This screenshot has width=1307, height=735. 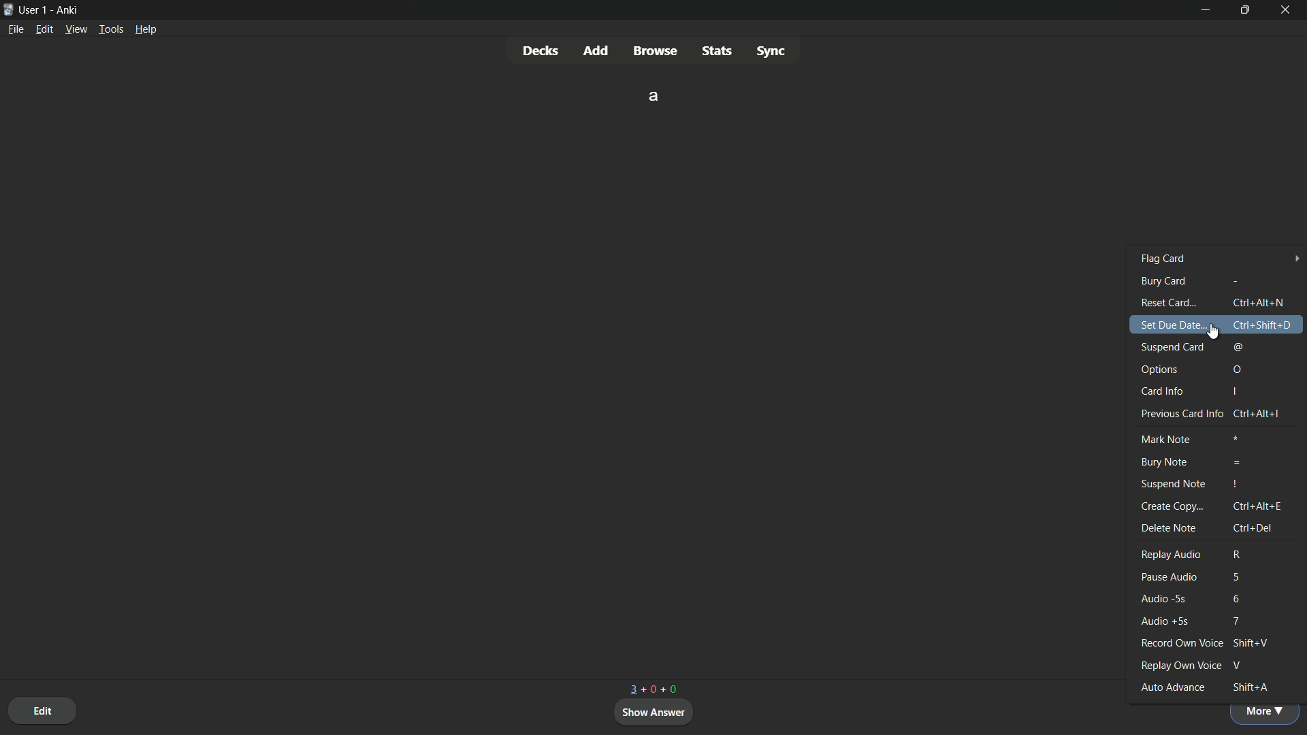 I want to click on help menu, so click(x=147, y=29).